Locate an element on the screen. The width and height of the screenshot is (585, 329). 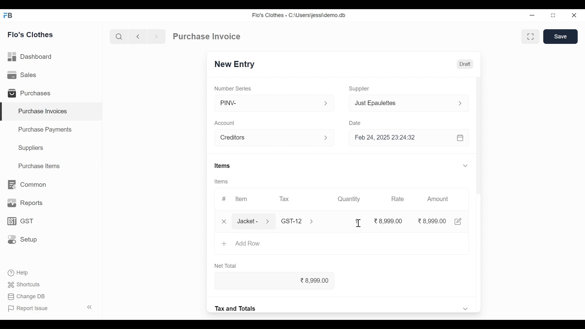
Close is located at coordinates (223, 221).